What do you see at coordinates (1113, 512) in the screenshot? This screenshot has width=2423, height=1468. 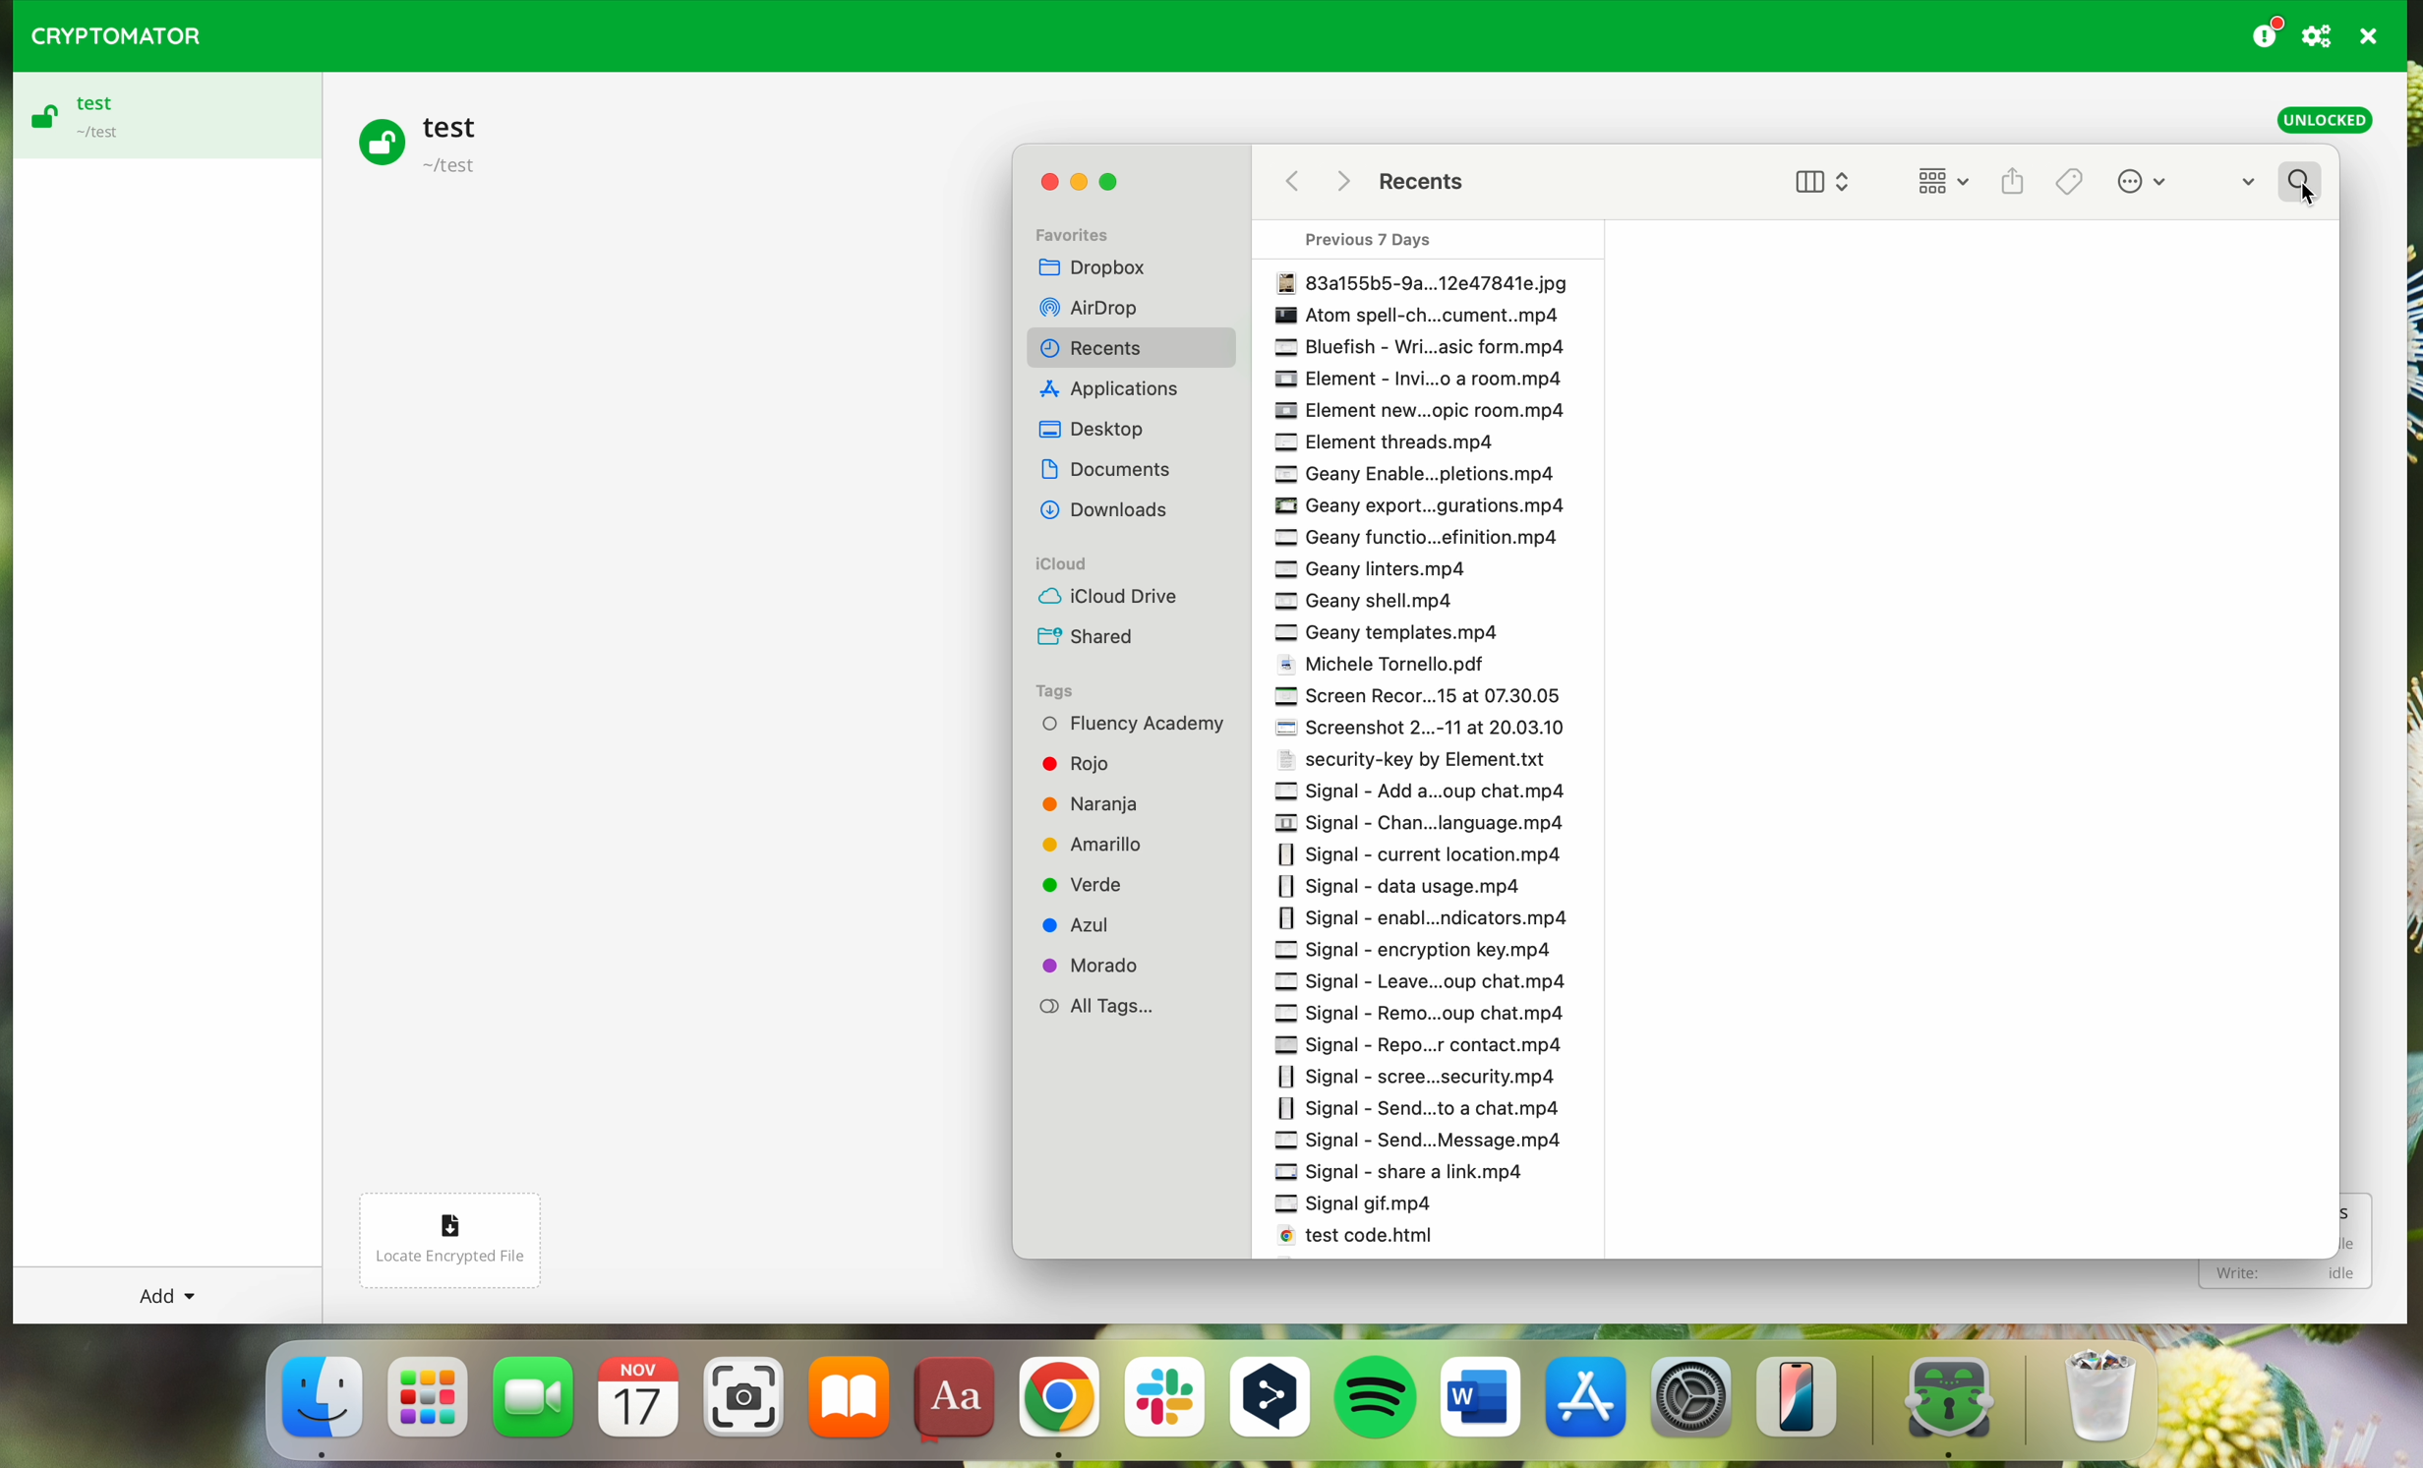 I see `` at bounding box center [1113, 512].